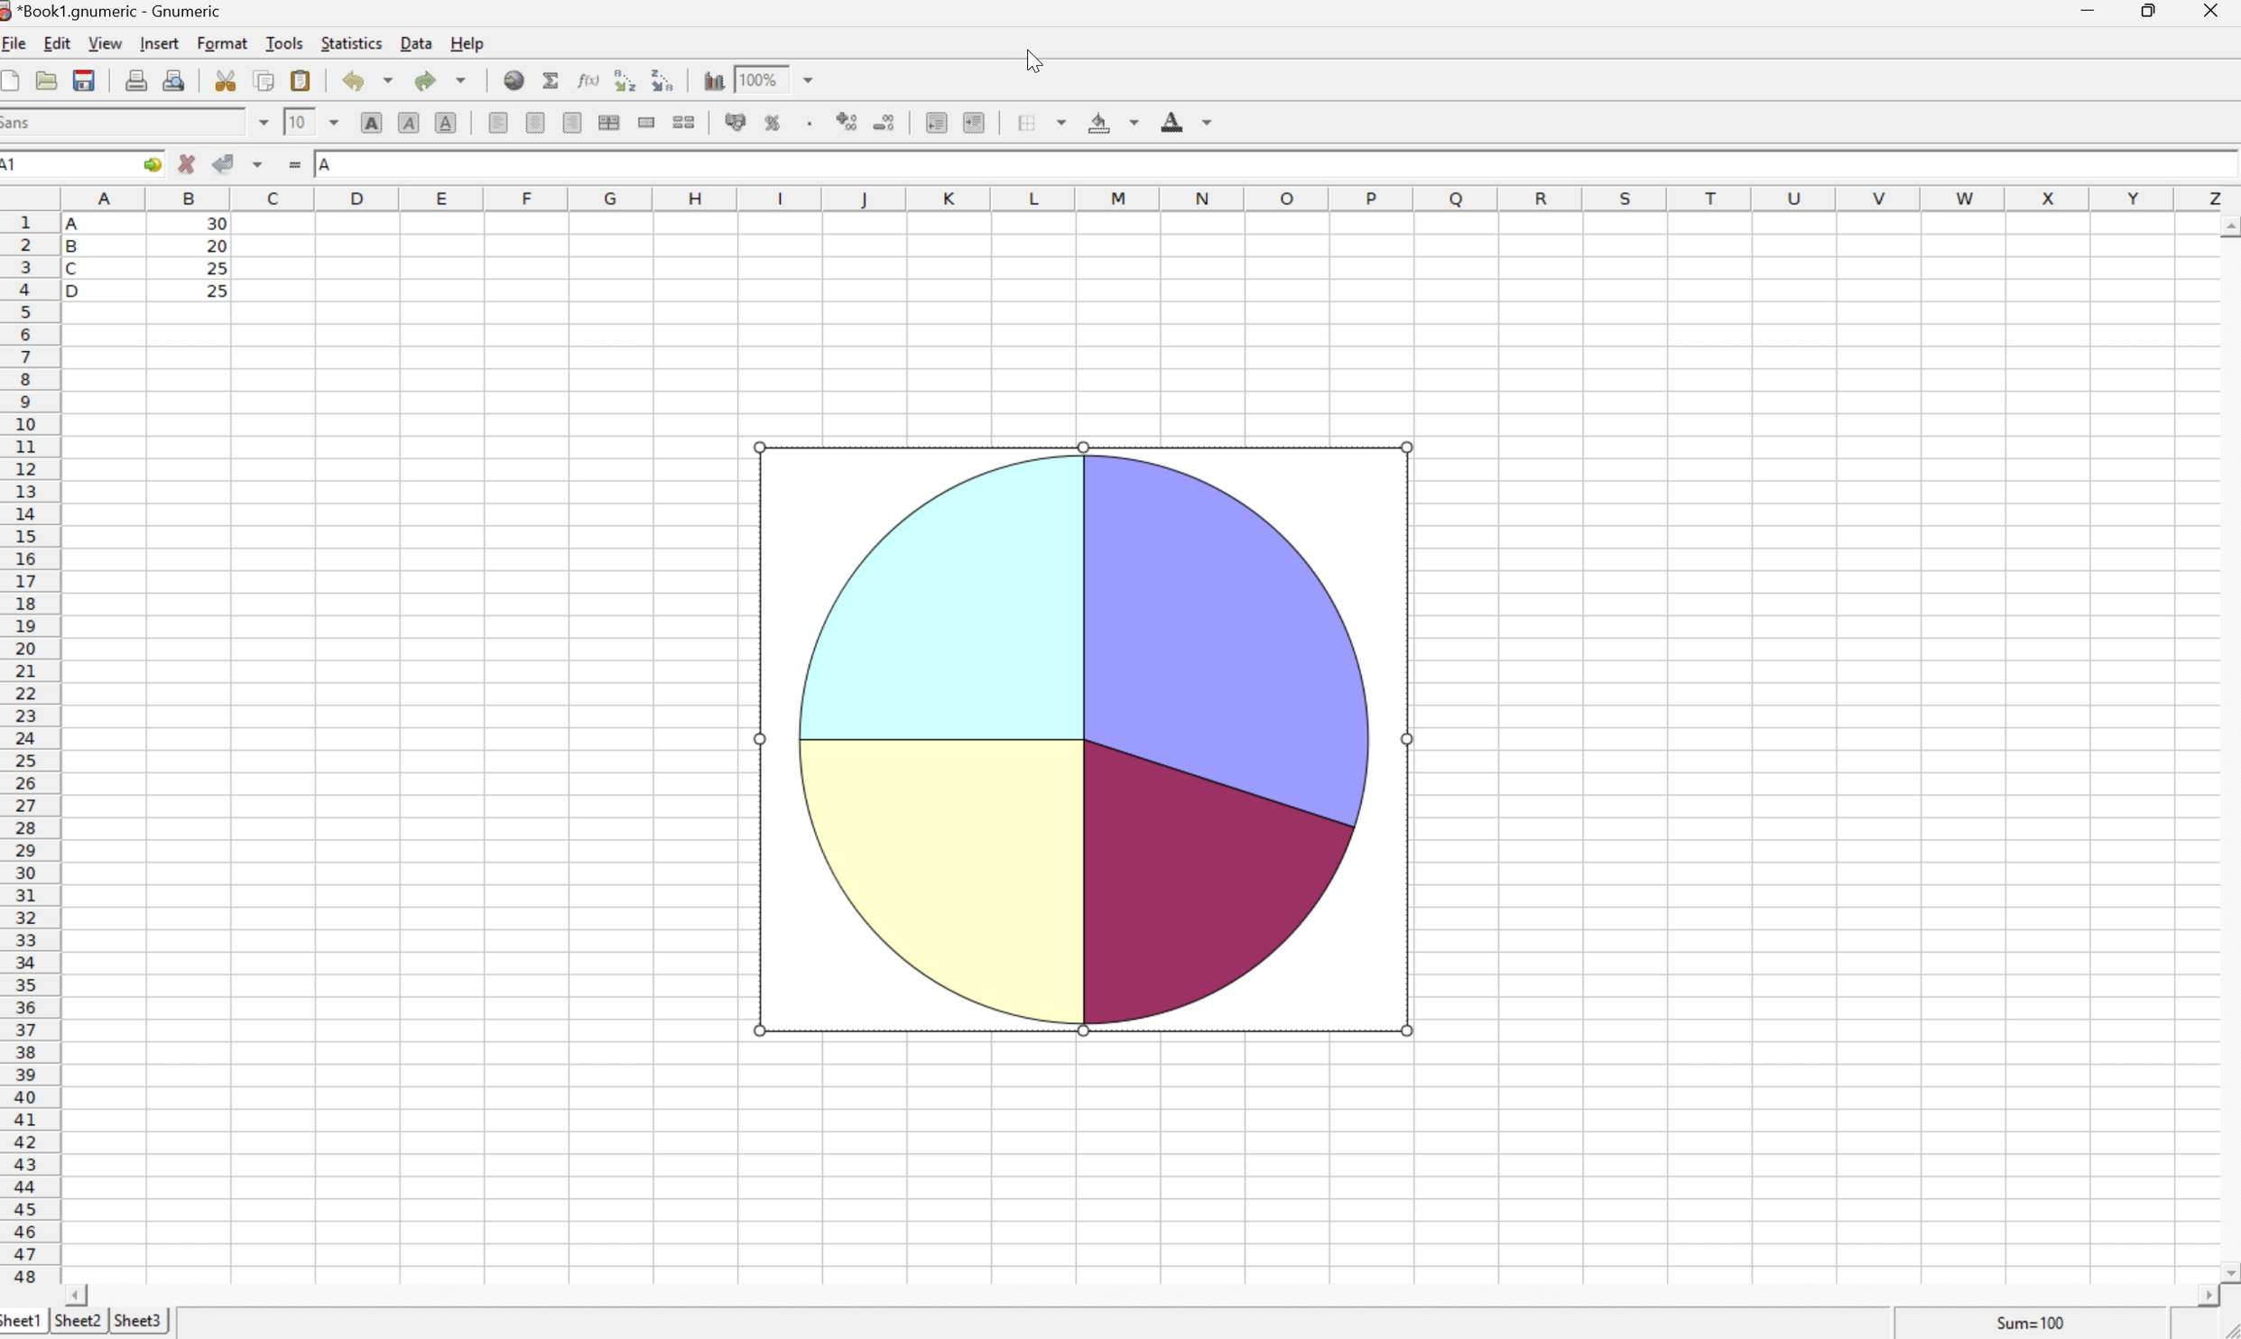 The height and width of the screenshot is (1339, 2241). Describe the element at coordinates (2200, 1296) in the screenshot. I see `Scroll Right` at that location.